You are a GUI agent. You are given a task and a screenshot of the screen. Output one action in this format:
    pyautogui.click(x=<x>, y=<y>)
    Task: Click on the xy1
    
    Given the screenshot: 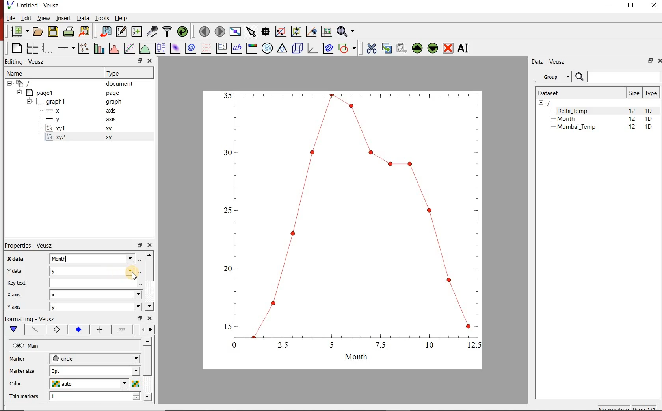 What is the action you would take?
    pyautogui.click(x=82, y=129)
    